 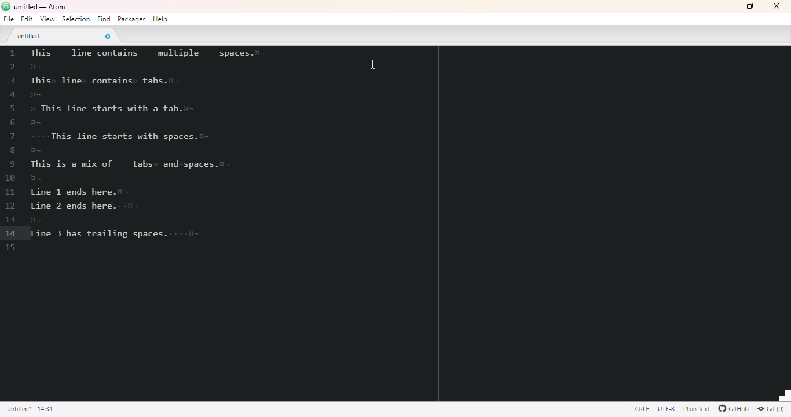 I want to click on title, so click(x=40, y=7).